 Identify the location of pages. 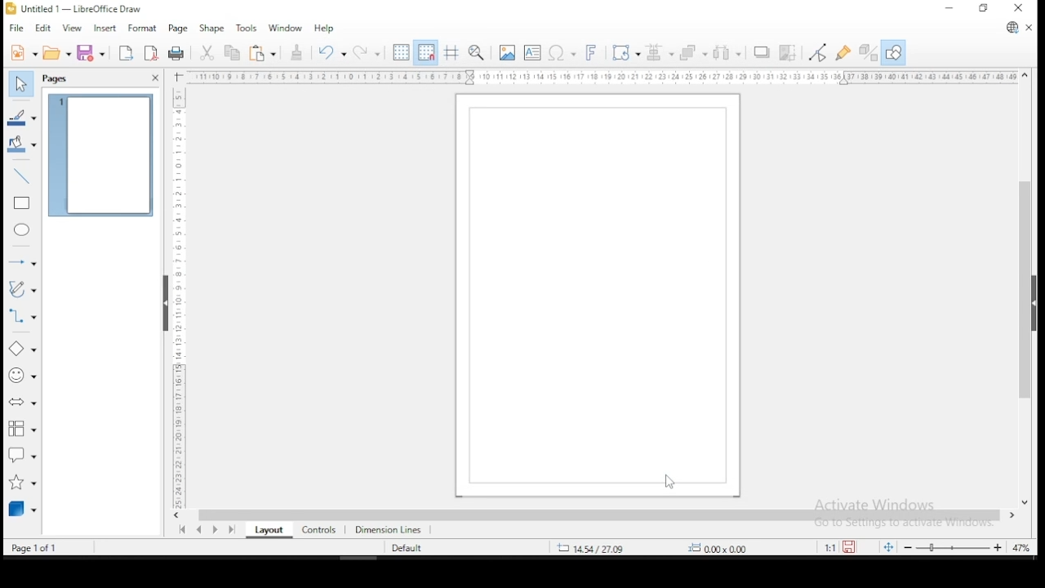
(57, 78).